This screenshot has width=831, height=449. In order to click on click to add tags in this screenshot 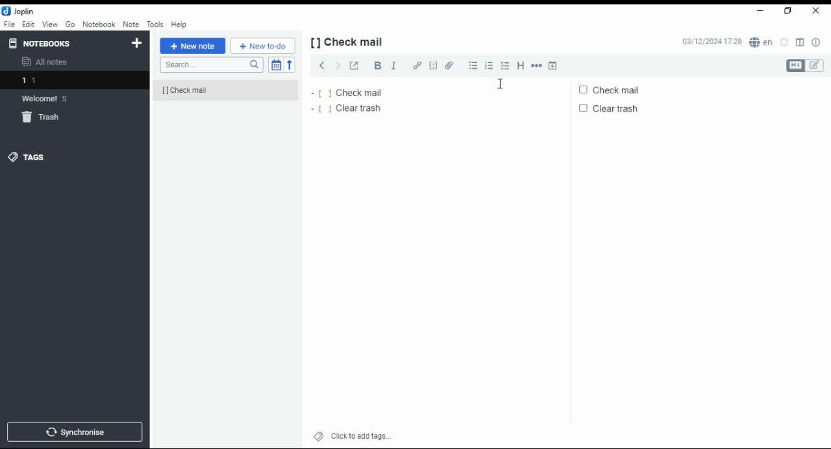, I will do `click(353, 437)`.